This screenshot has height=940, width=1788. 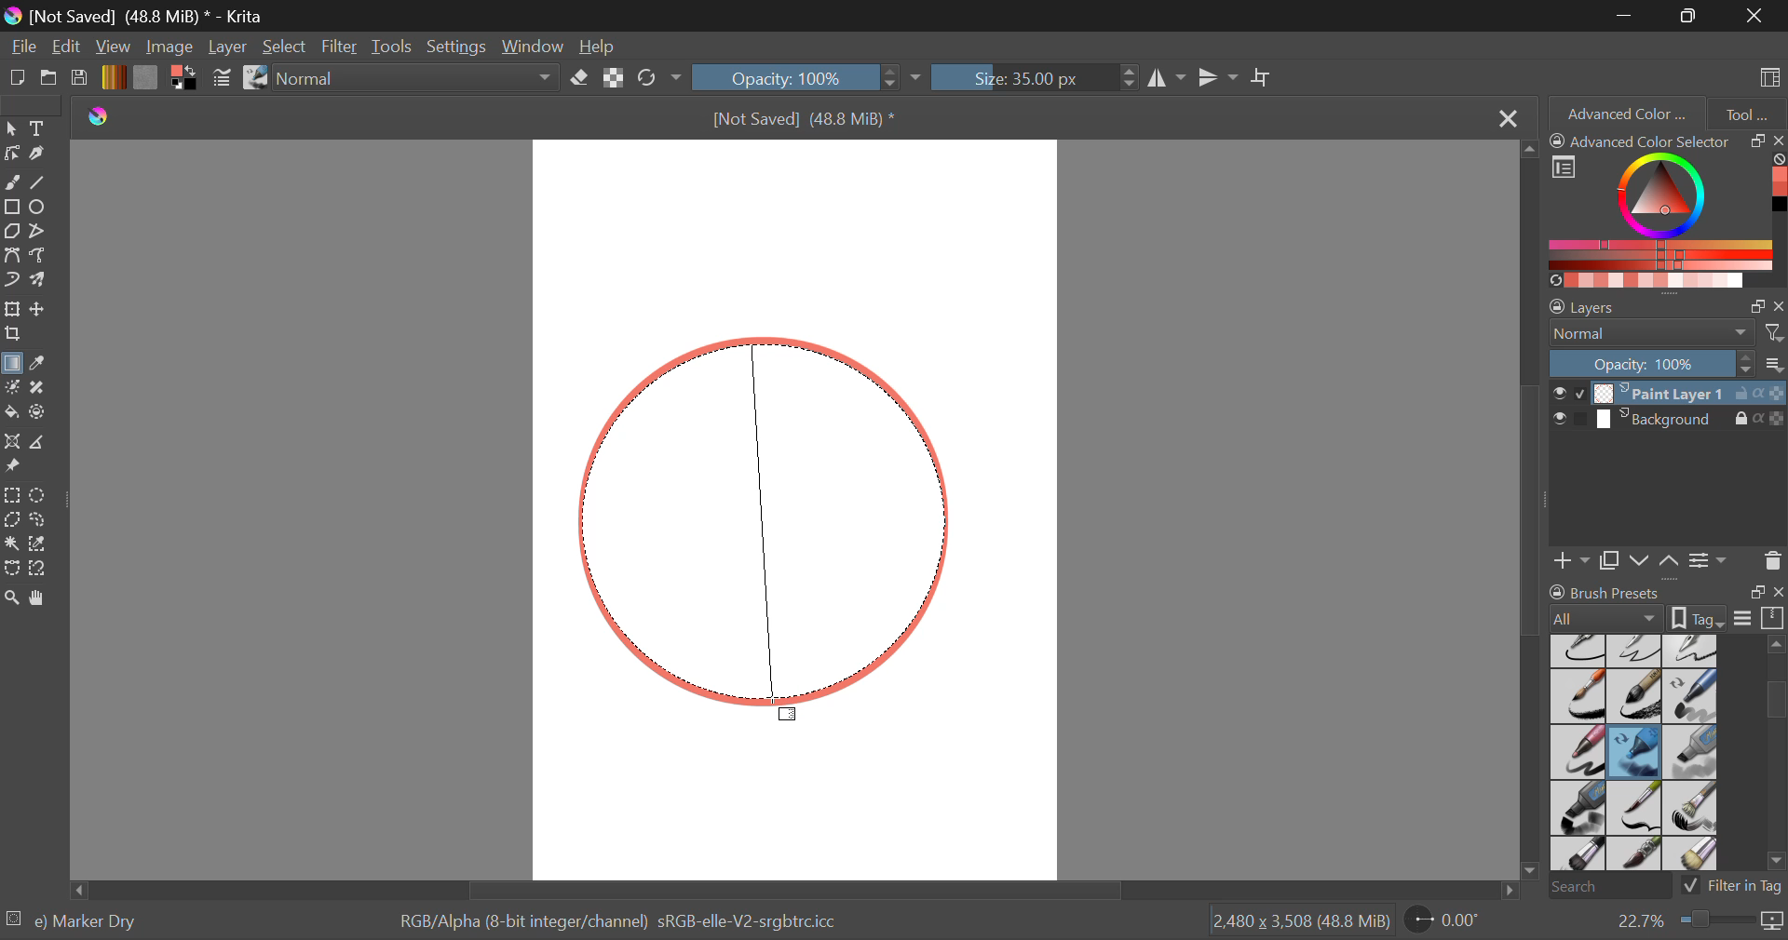 I want to click on Multibrush Tool, so click(x=44, y=281).